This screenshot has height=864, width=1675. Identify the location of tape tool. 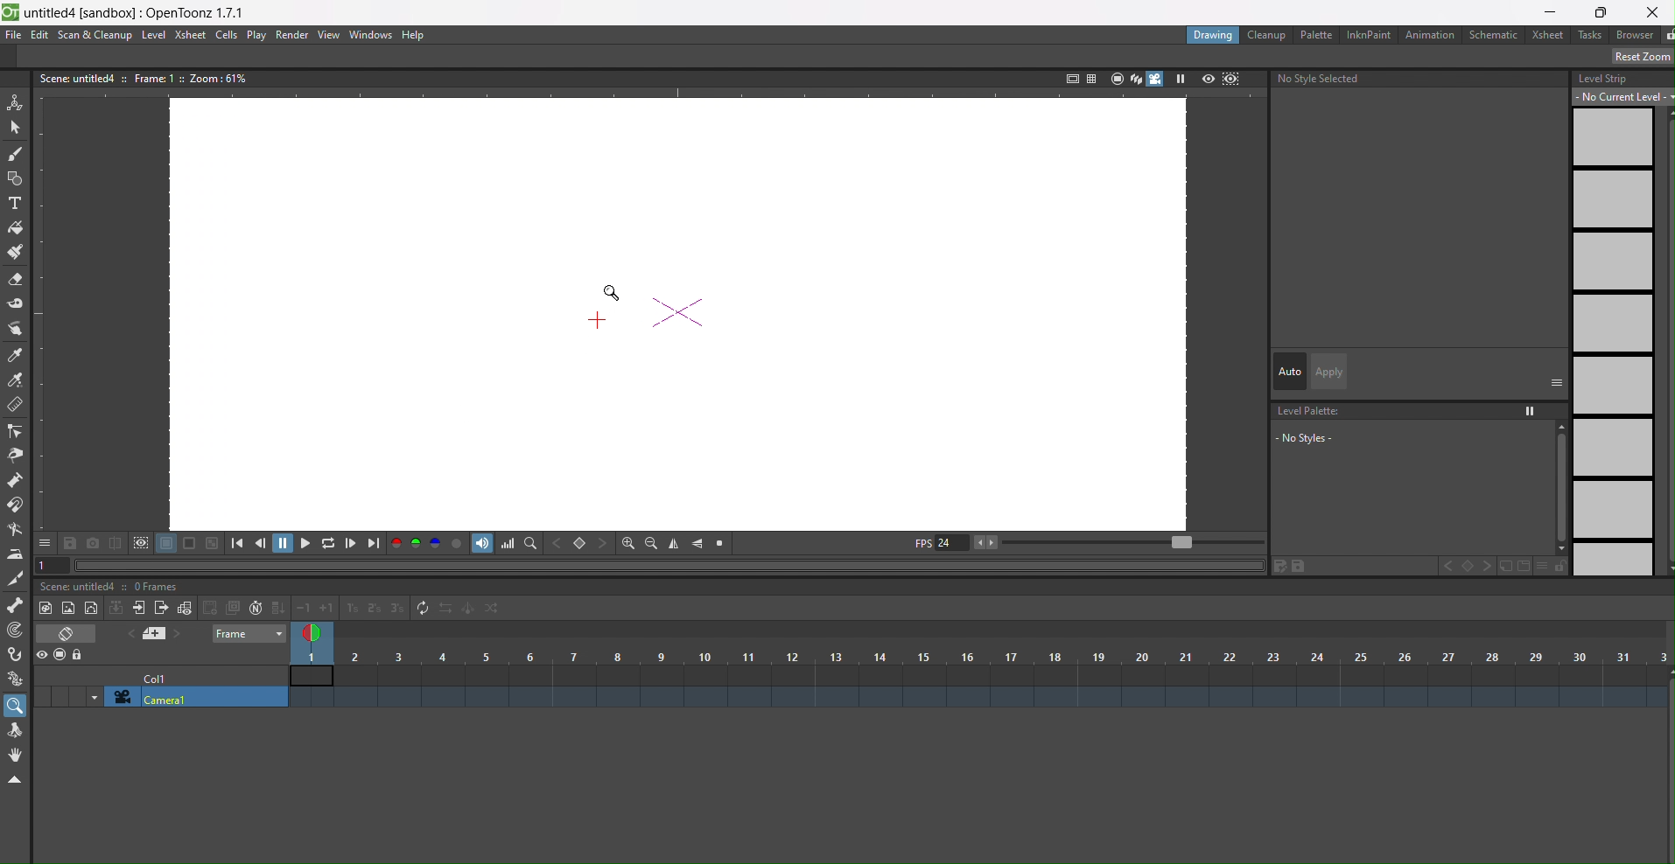
(16, 305).